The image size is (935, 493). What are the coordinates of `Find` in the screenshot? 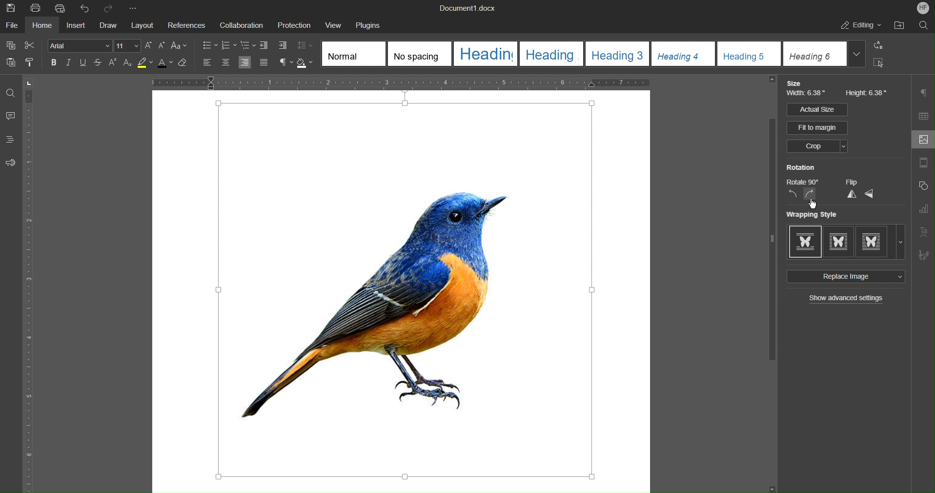 It's located at (10, 93).